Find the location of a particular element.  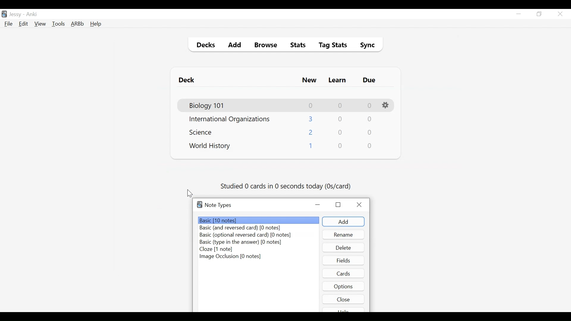

Add is located at coordinates (235, 46).